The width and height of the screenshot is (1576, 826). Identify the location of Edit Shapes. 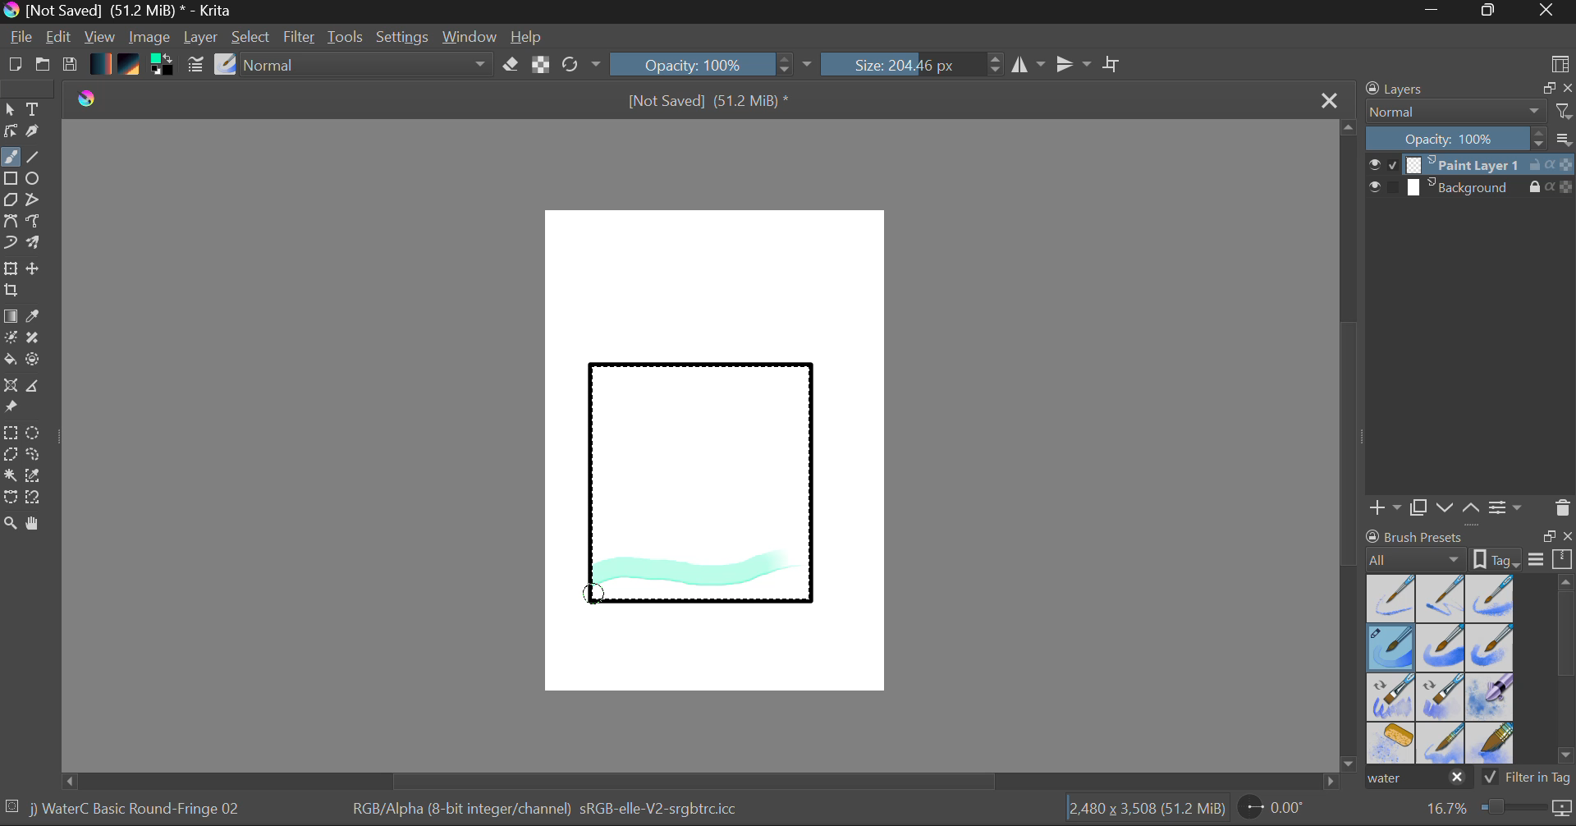
(10, 133).